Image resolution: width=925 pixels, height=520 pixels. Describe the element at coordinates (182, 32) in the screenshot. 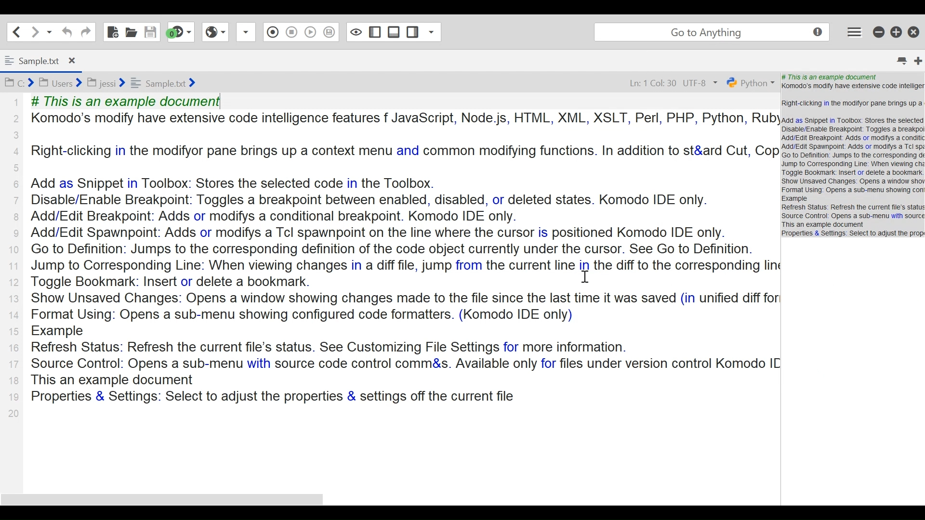

I see `Jump to the next syntax checking result` at that location.